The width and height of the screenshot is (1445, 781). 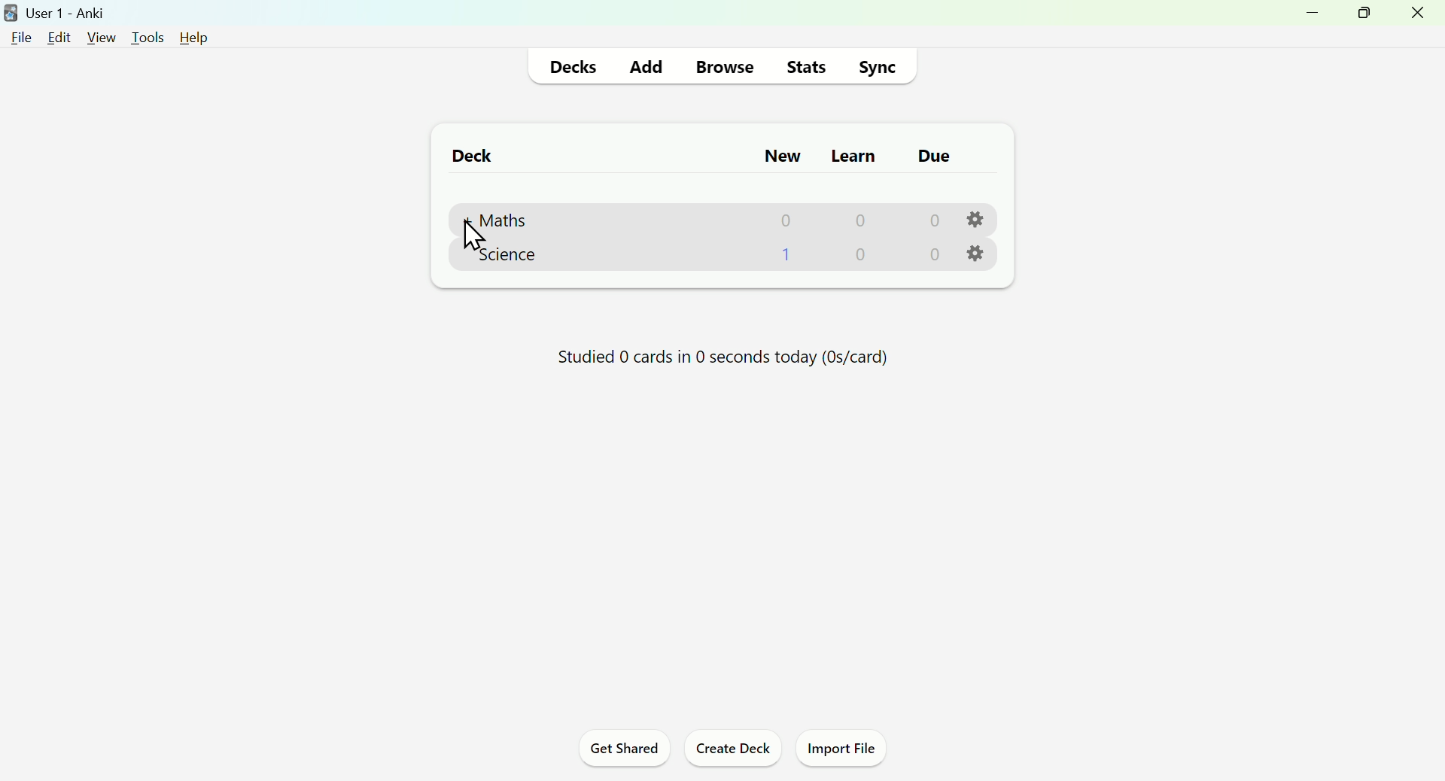 What do you see at coordinates (847, 751) in the screenshot?
I see `Import File` at bounding box center [847, 751].